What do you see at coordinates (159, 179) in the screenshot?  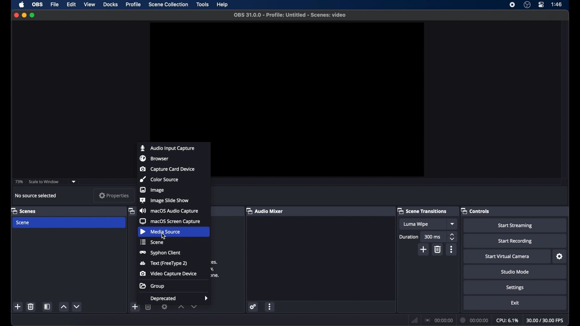 I see `color source` at bounding box center [159, 179].